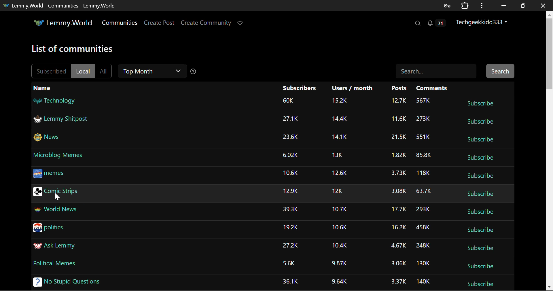  Describe the element at coordinates (399, 101) in the screenshot. I see `12.7K` at that location.